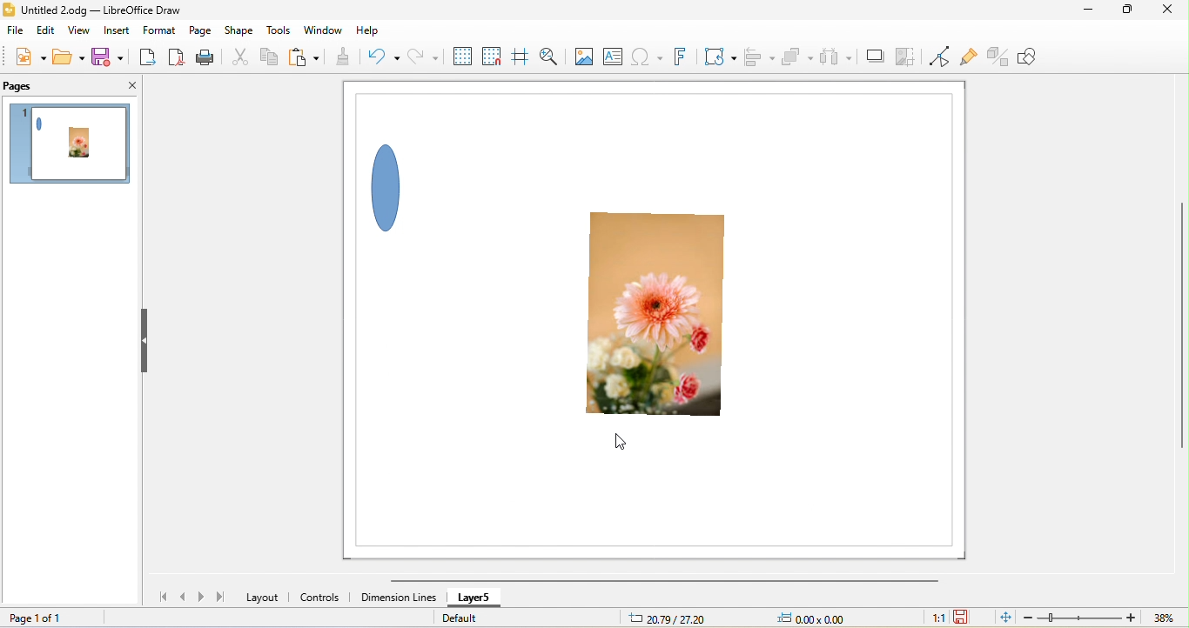 The height and width of the screenshot is (628, 1189). What do you see at coordinates (711, 57) in the screenshot?
I see `transformation` at bounding box center [711, 57].